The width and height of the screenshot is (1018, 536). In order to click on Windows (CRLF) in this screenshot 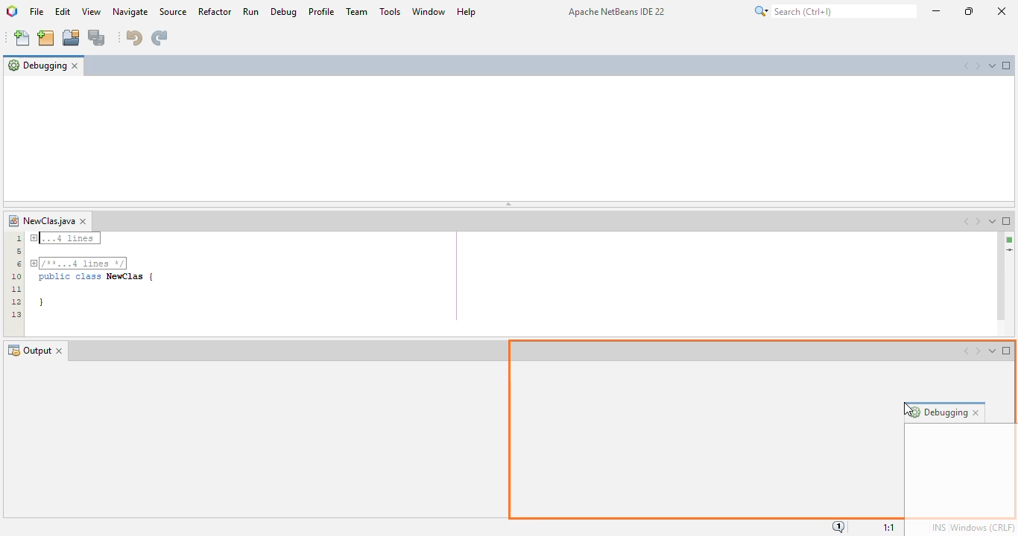, I will do `click(983, 526)`.